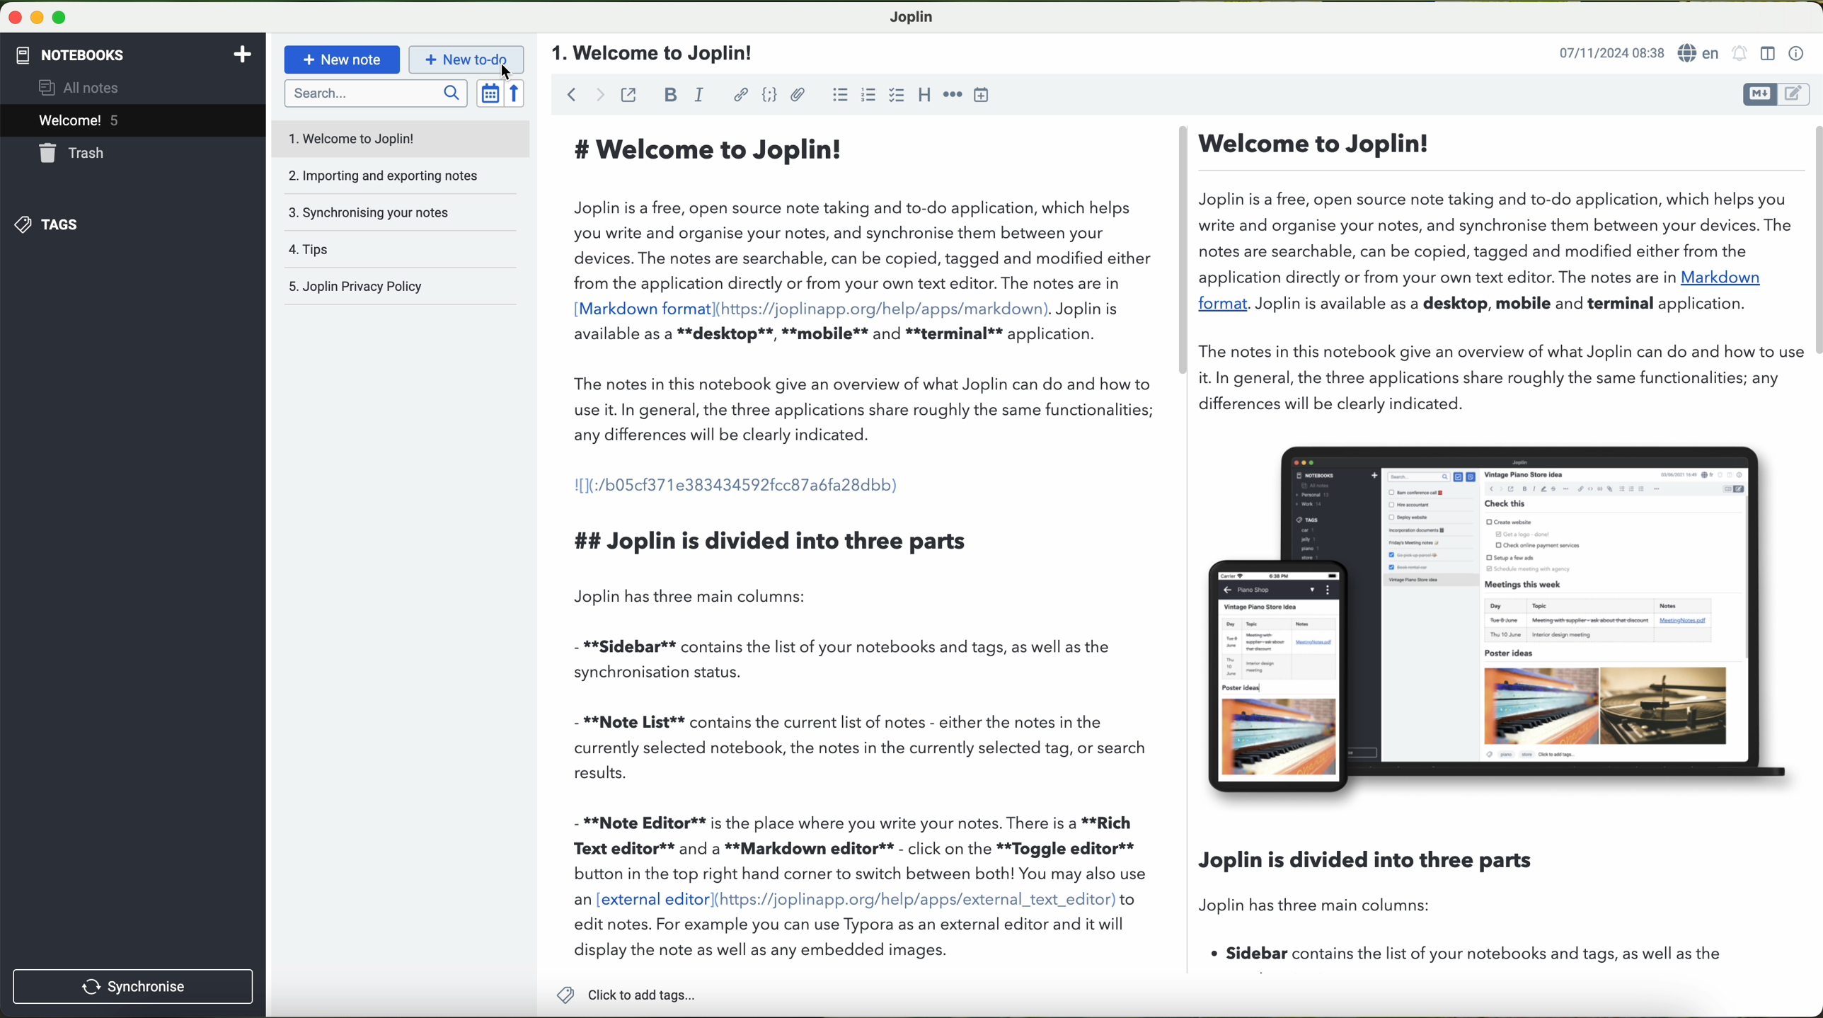 The height and width of the screenshot is (1018, 1823). I want to click on synchronising your notes, so click(402, 214).